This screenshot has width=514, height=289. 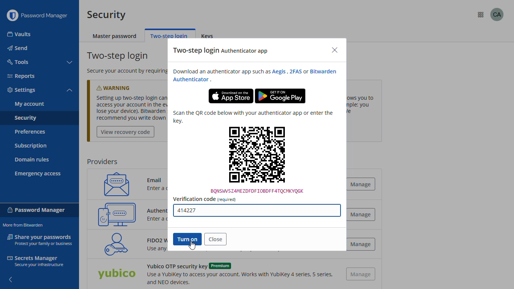 What do you see at coordinates (204, 199) in the screenshot?
I see `verification code (required)` at bounding box center [204, 199].